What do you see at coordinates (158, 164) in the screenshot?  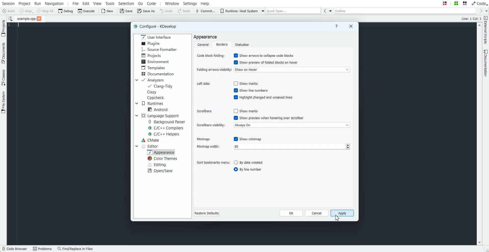 I see `Editing` at bounding box center [158, 164].